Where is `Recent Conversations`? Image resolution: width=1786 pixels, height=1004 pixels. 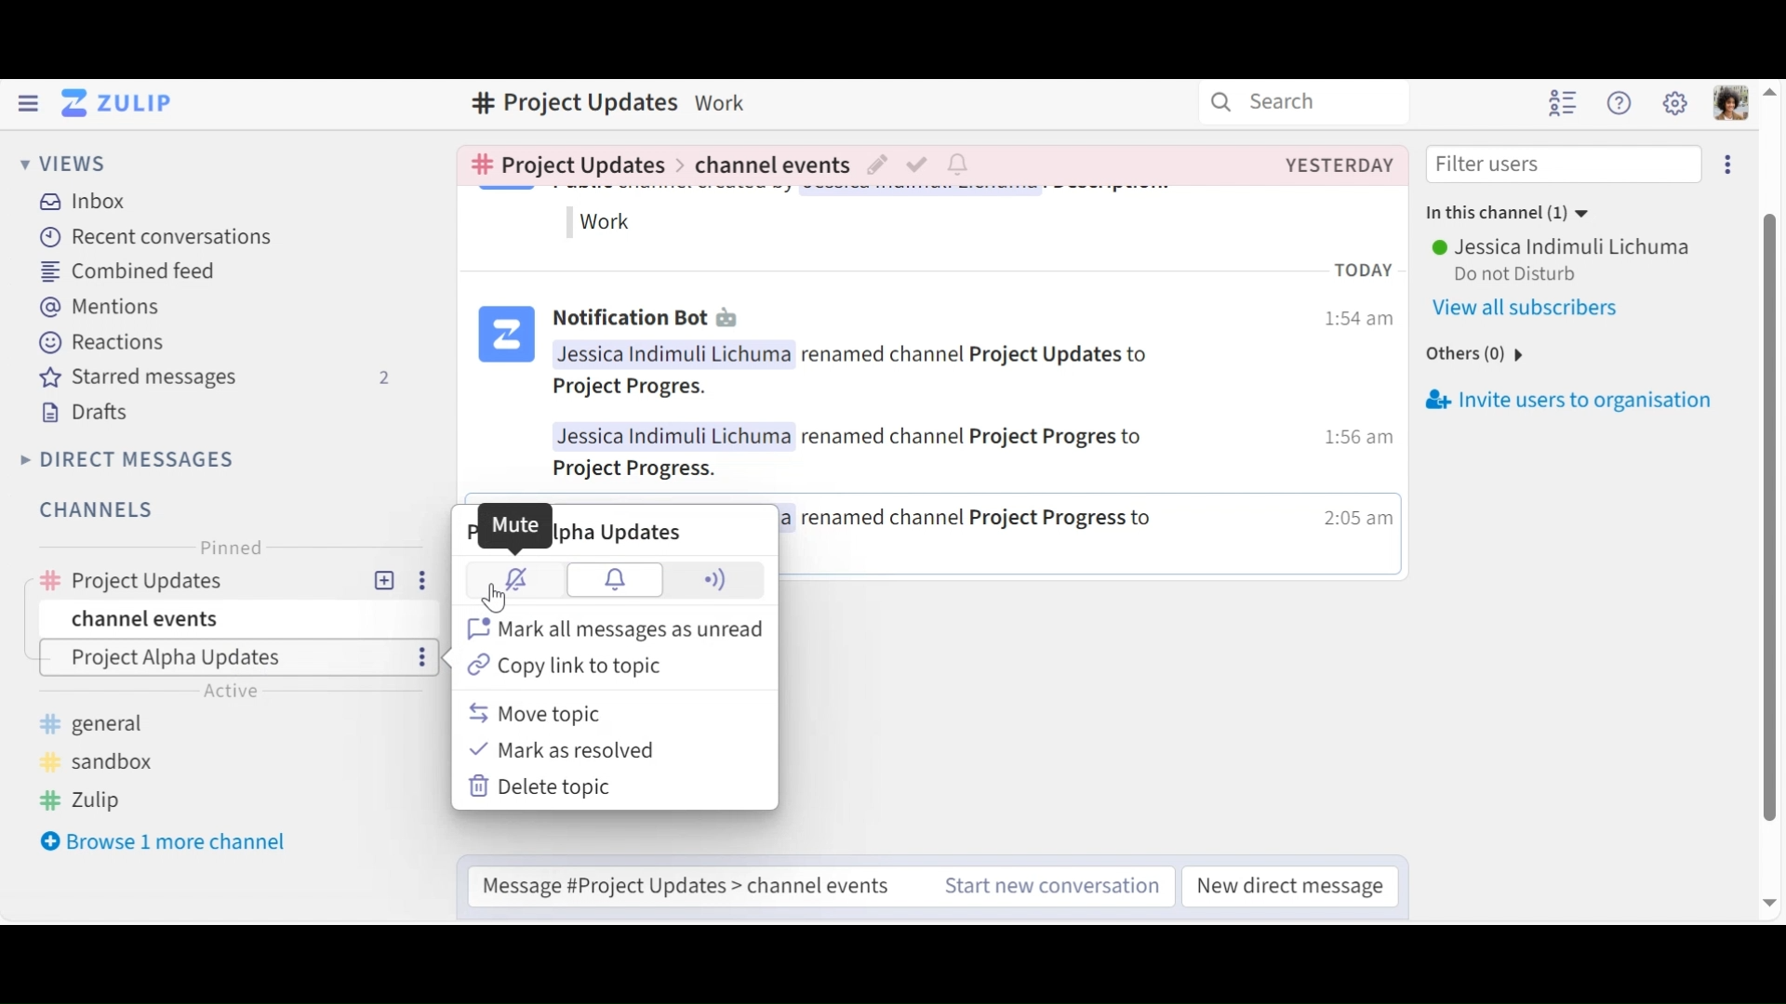 Recent Conversations is located at coordinates (150, 237).